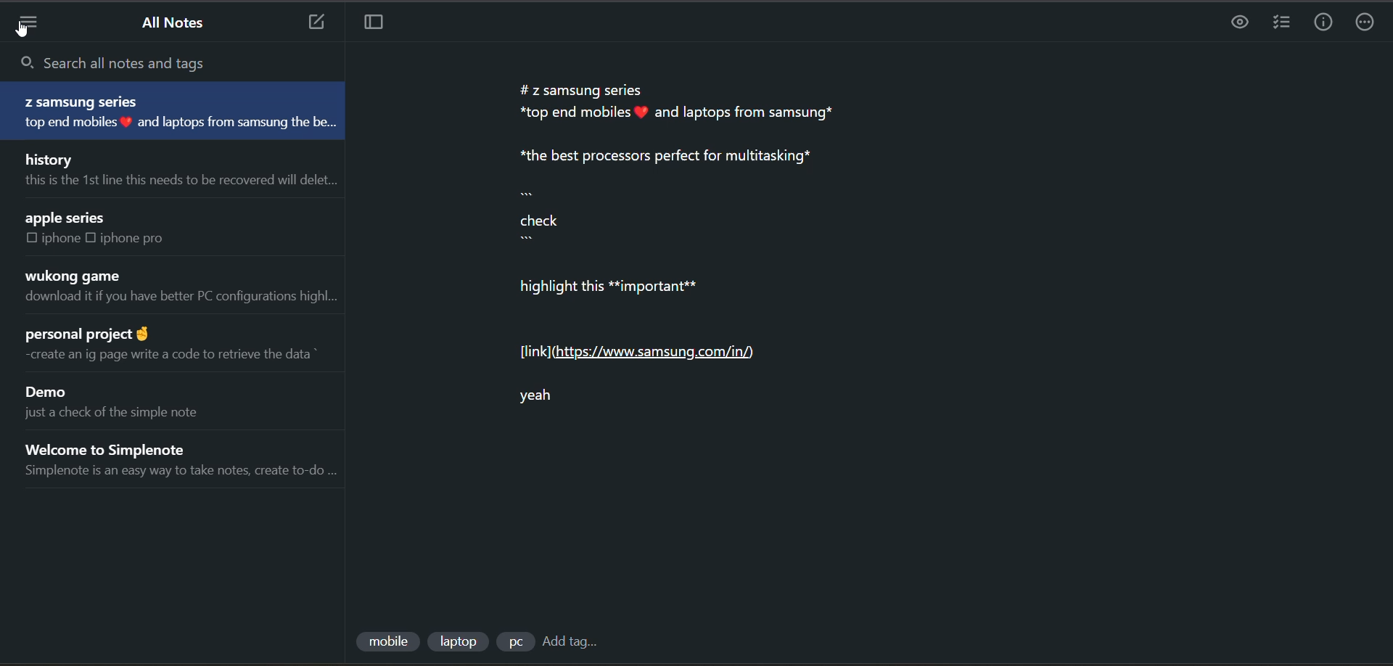 The height and width of the screenshot is (666, 1393). I want to click on note title and preview, so click(117, 403).